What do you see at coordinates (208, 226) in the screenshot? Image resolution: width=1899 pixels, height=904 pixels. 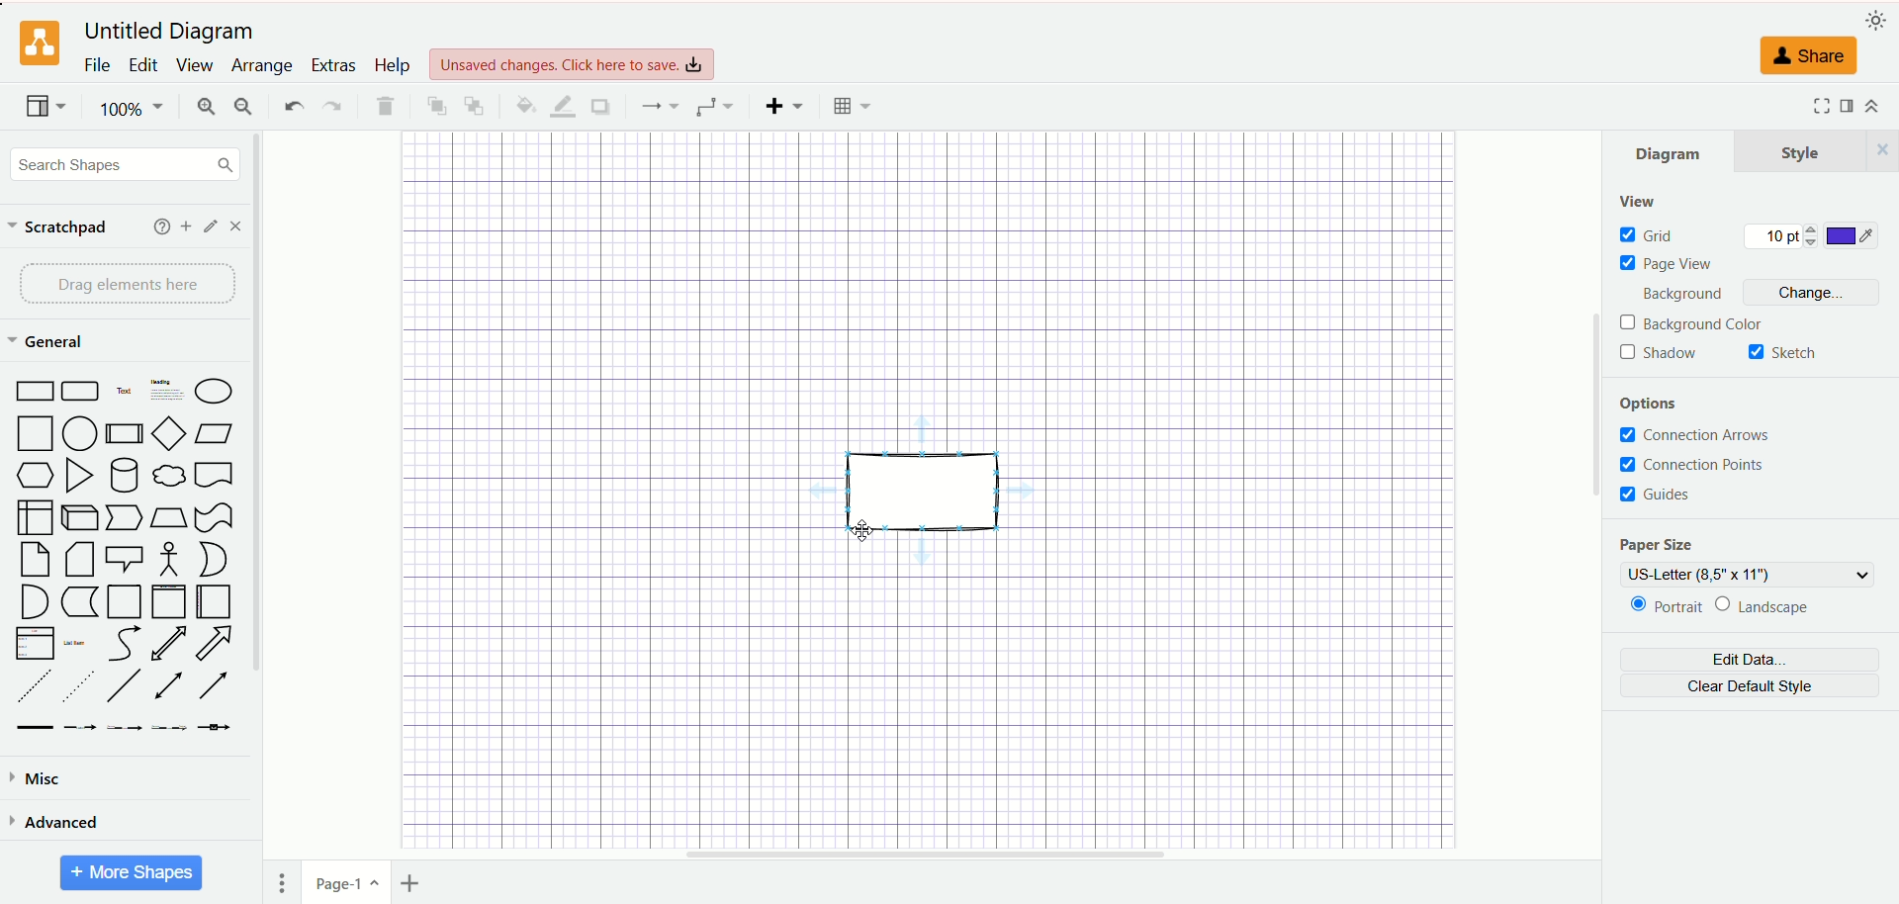 I see `edit` at bounding box center [208, 226].